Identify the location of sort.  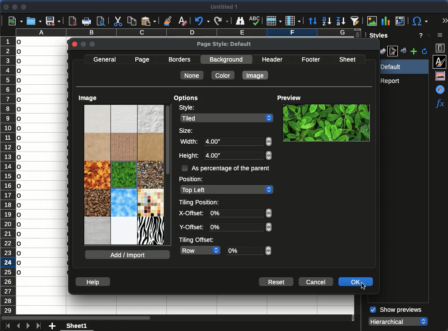
(312, 21).